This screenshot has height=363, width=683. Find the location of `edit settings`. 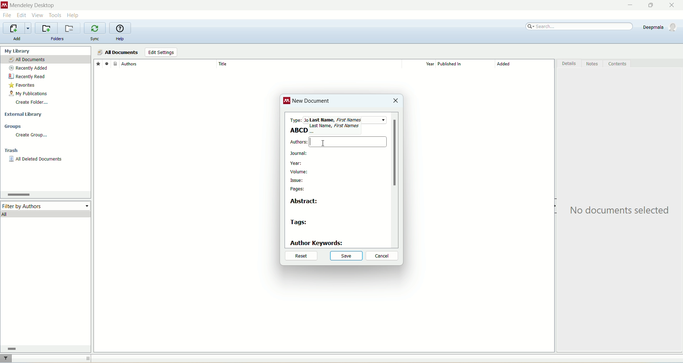

edit settings is located at coordinates (161, 53).